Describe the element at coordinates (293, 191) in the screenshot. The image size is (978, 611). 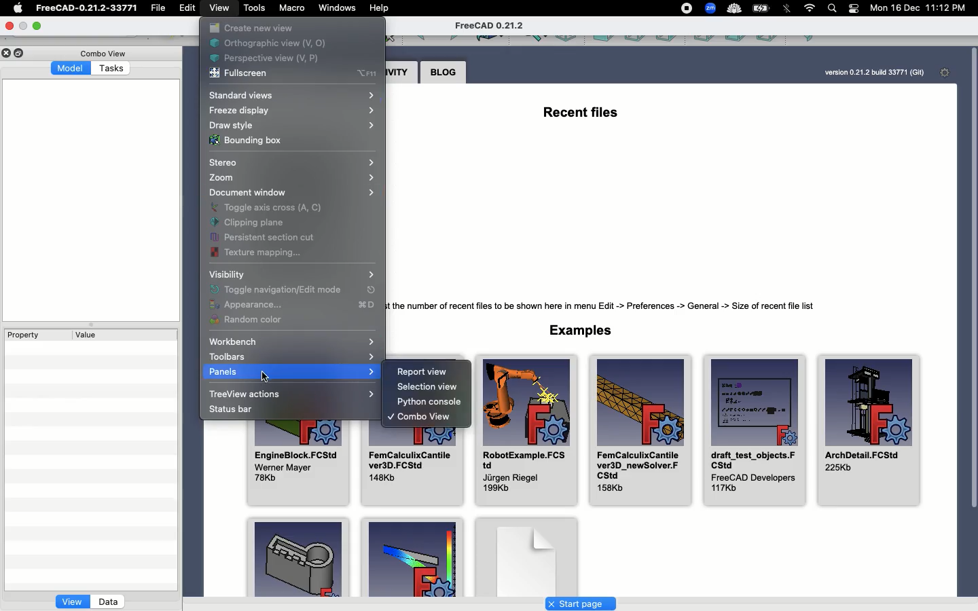
I see `Document window` at that location.